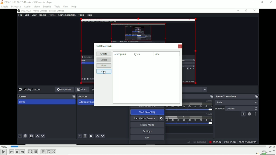 The image size is (276, 155). I want to click on 00:00, so click(5, 147).